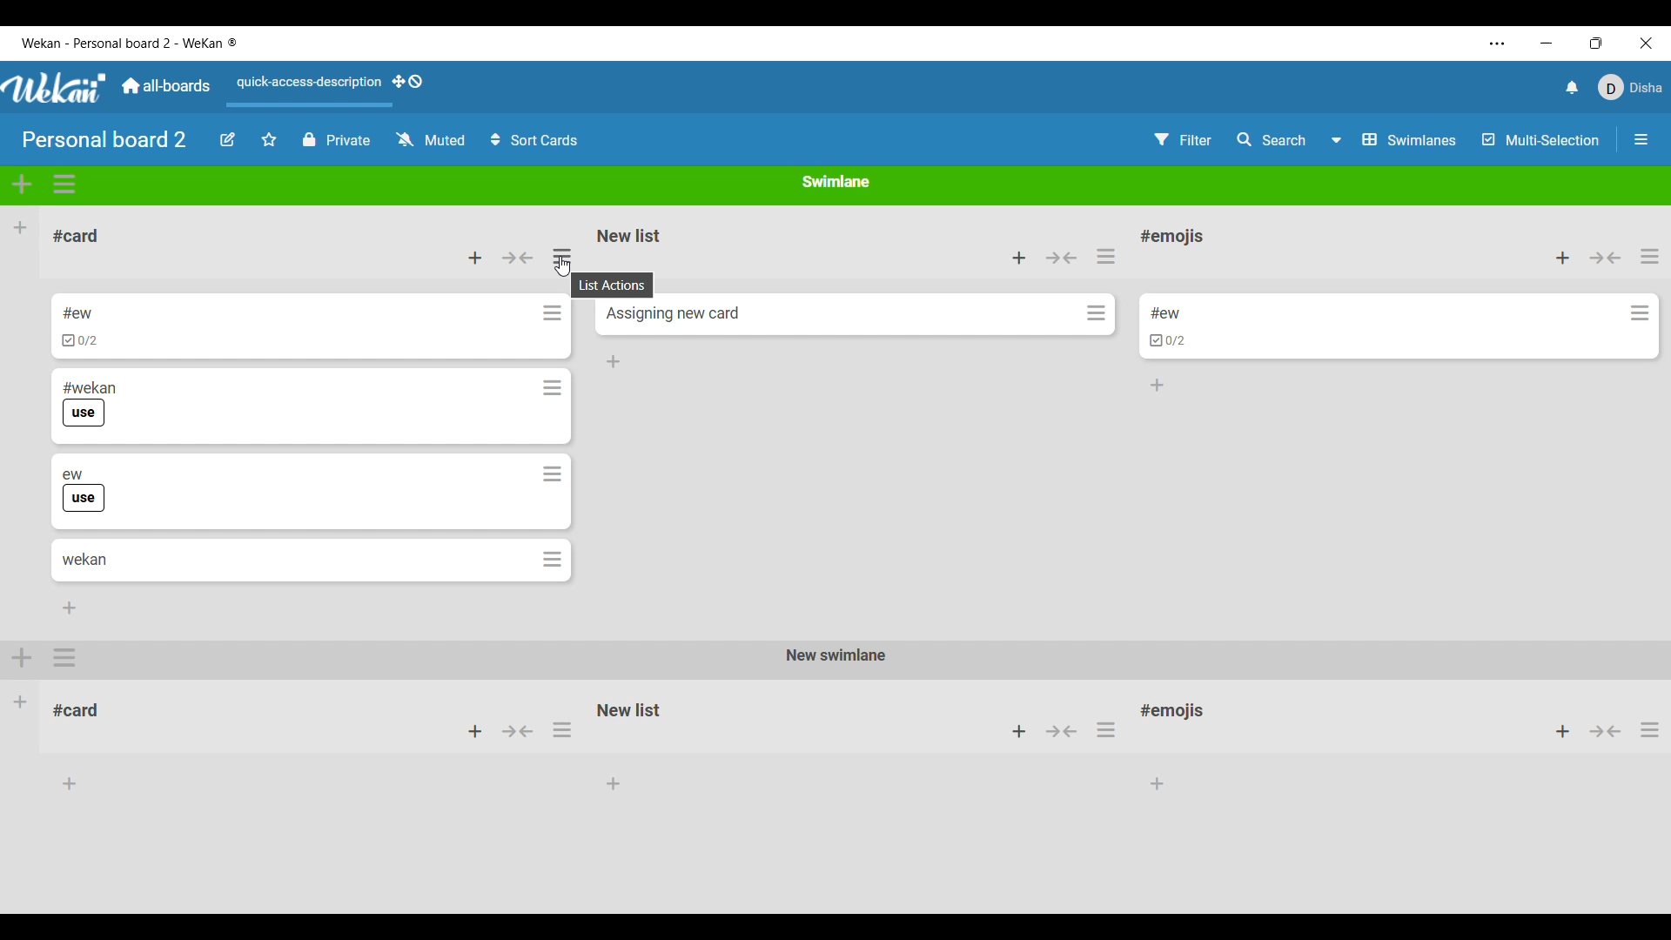 The height and width of the screenshot is (940, 1671). Describe the element at coordinates (22, 185) in the screenshot. I see `Add swimlane` at that location.